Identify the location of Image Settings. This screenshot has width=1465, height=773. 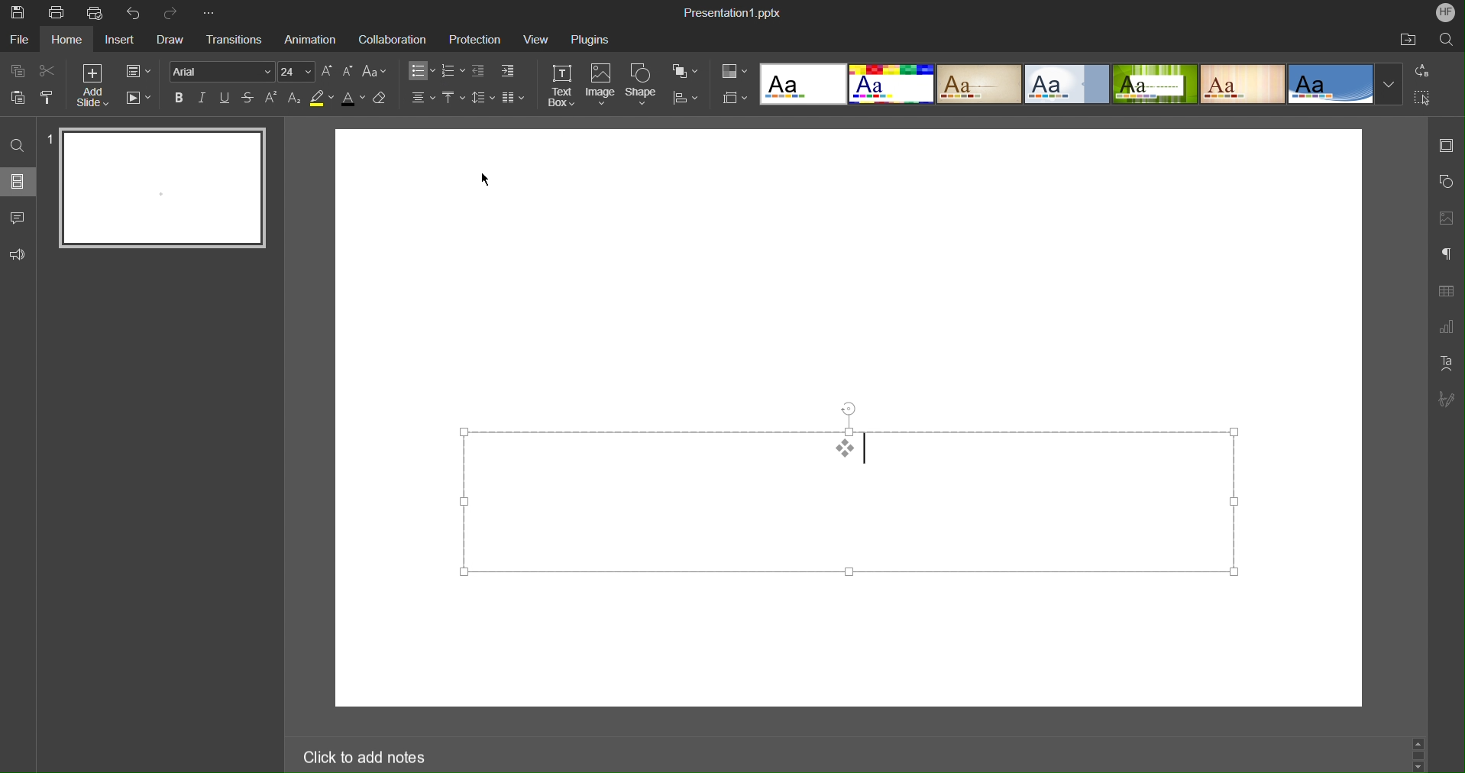
(1445, 218).